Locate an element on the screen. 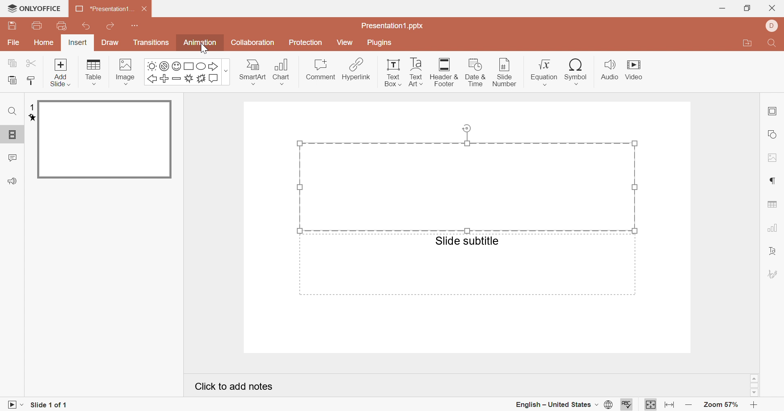 Image resolution: width=784 pixels, height=411 pixels. save is located at coordinates (12, 25).